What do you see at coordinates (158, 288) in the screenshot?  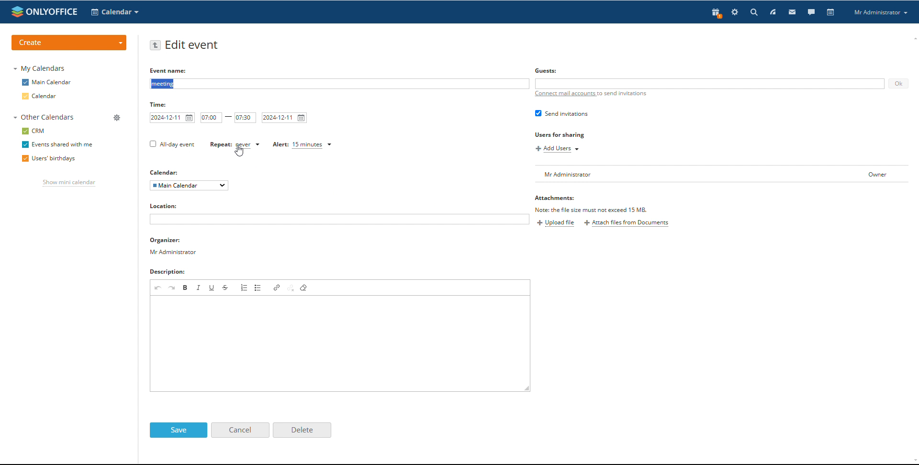 I see `undo` at bounding box center [158, 288].